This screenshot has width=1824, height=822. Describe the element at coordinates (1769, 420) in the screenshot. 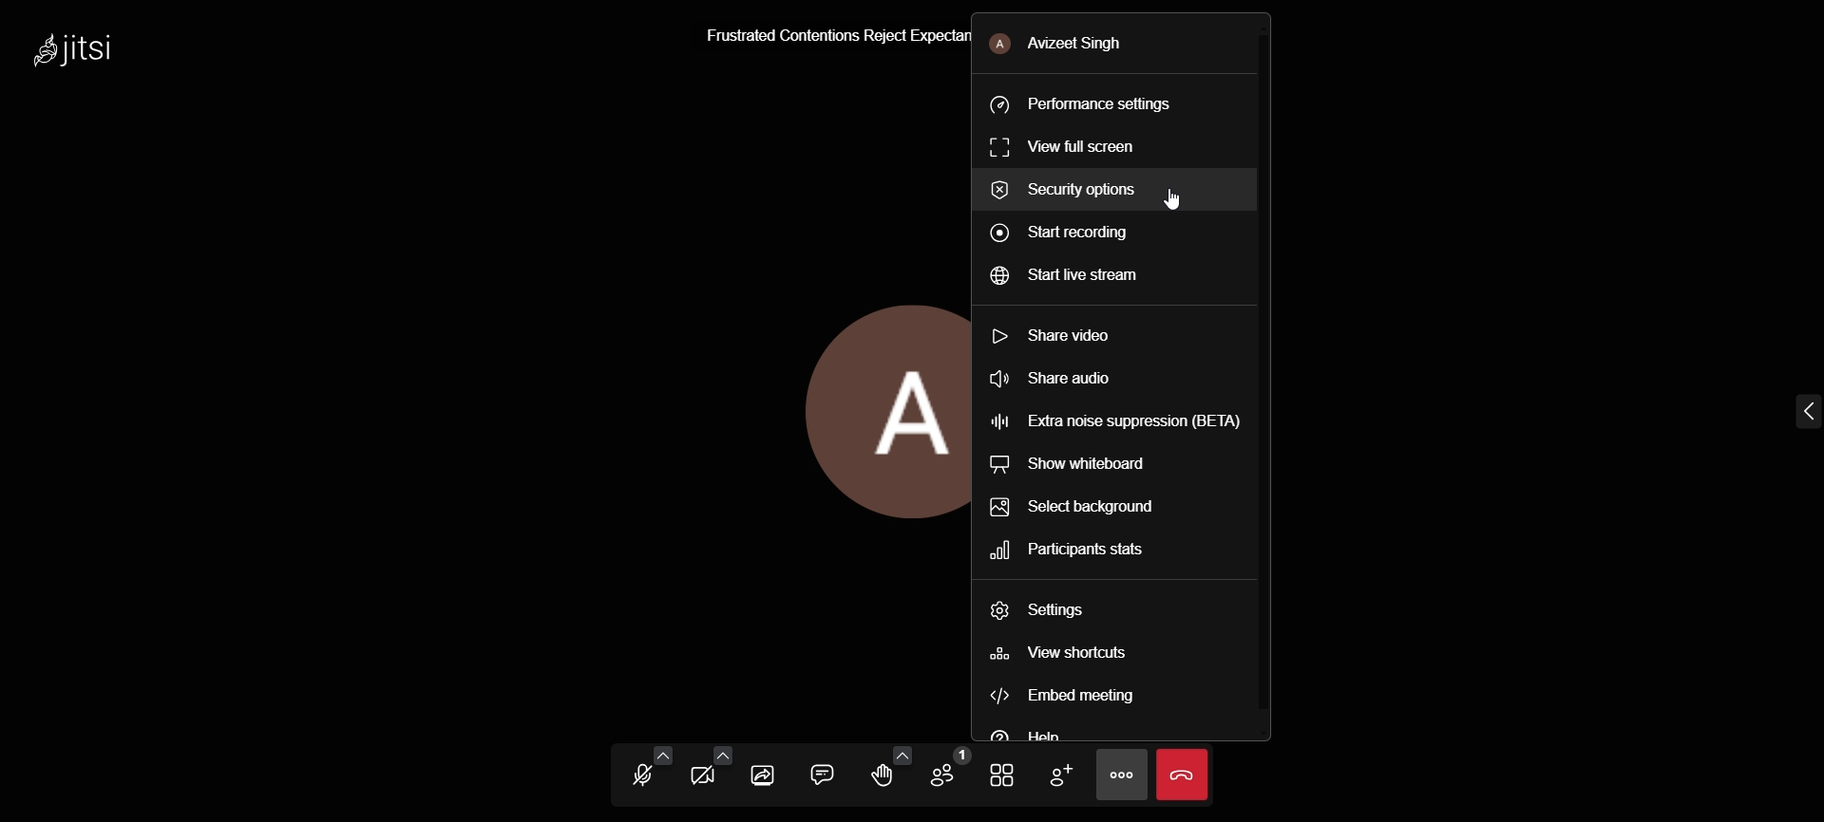

I see `expand` at that location.